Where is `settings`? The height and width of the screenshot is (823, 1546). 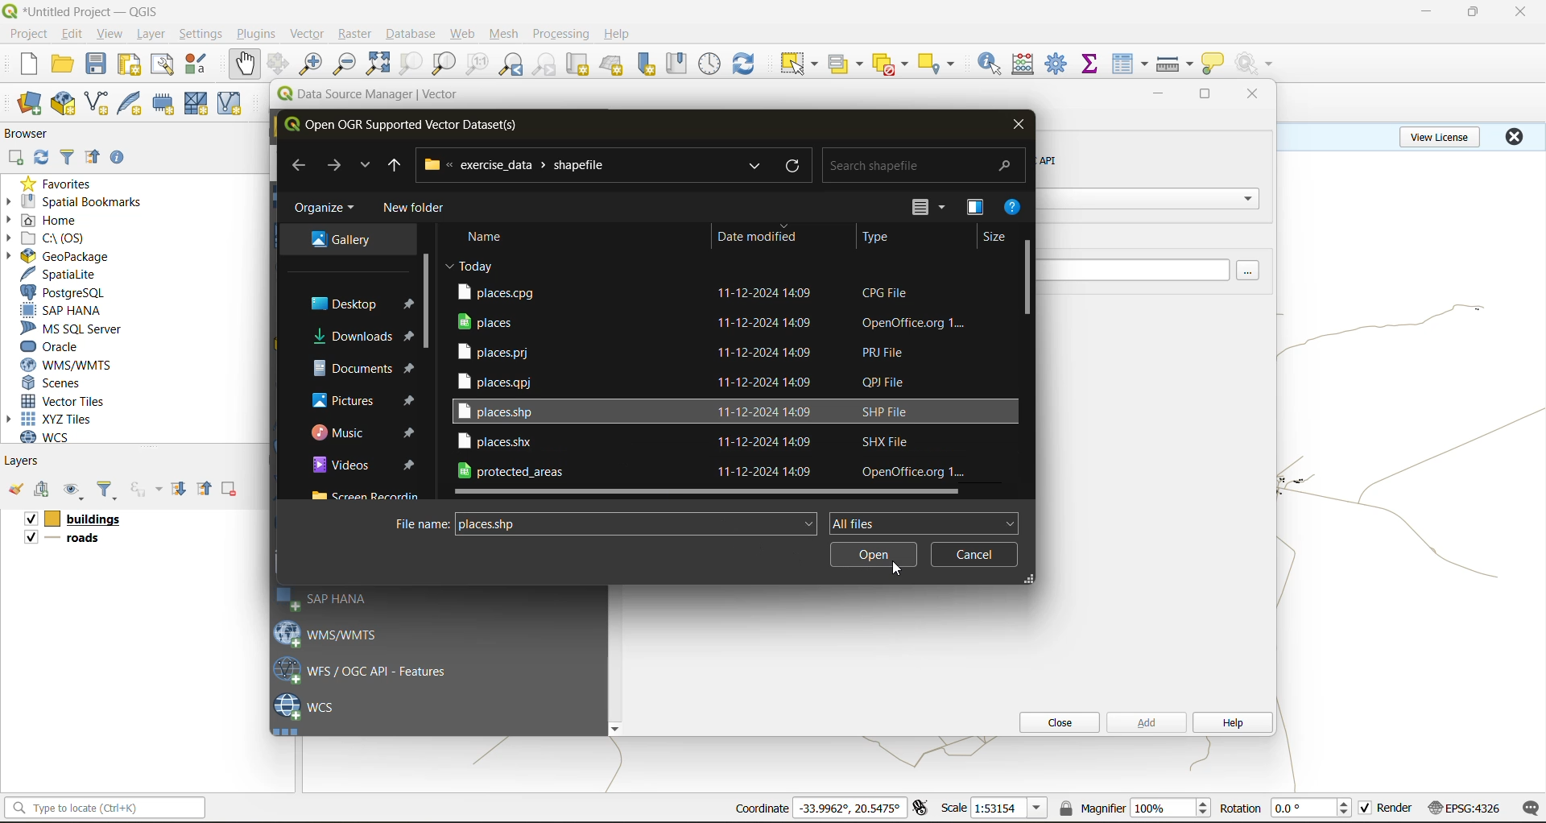
settings is located at coordinates (200, 36).